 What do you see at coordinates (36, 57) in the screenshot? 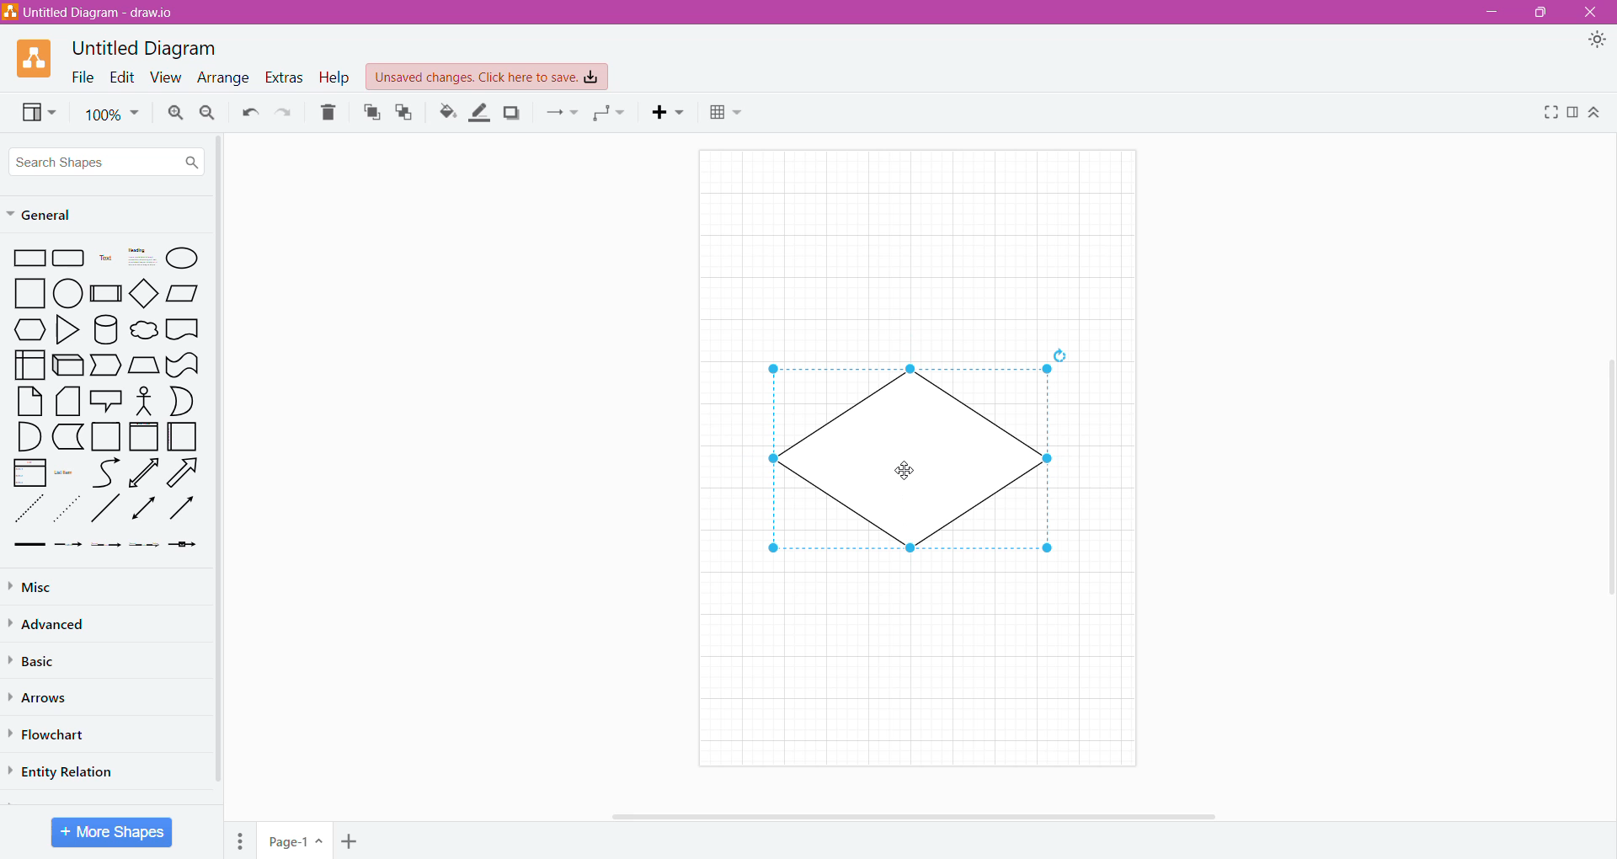
I see `Application Logo` at bounding box center [36, 57].